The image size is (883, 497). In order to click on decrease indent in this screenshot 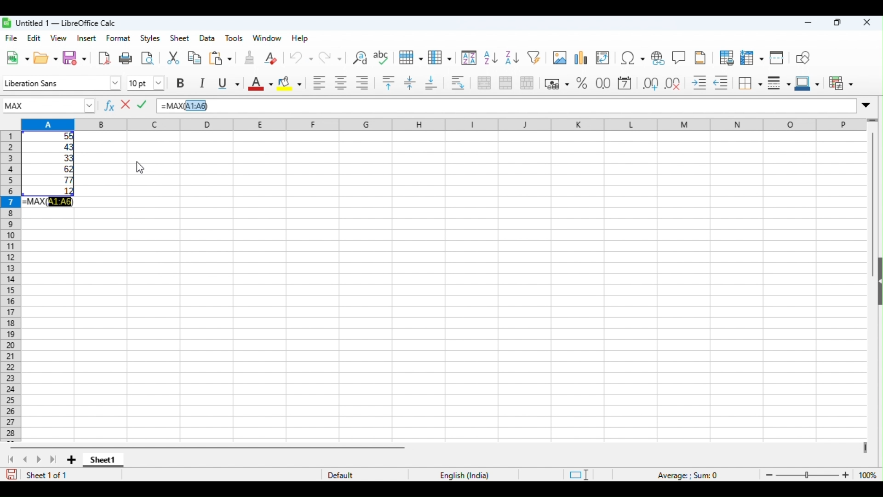, I will do `click(723, 83)`.